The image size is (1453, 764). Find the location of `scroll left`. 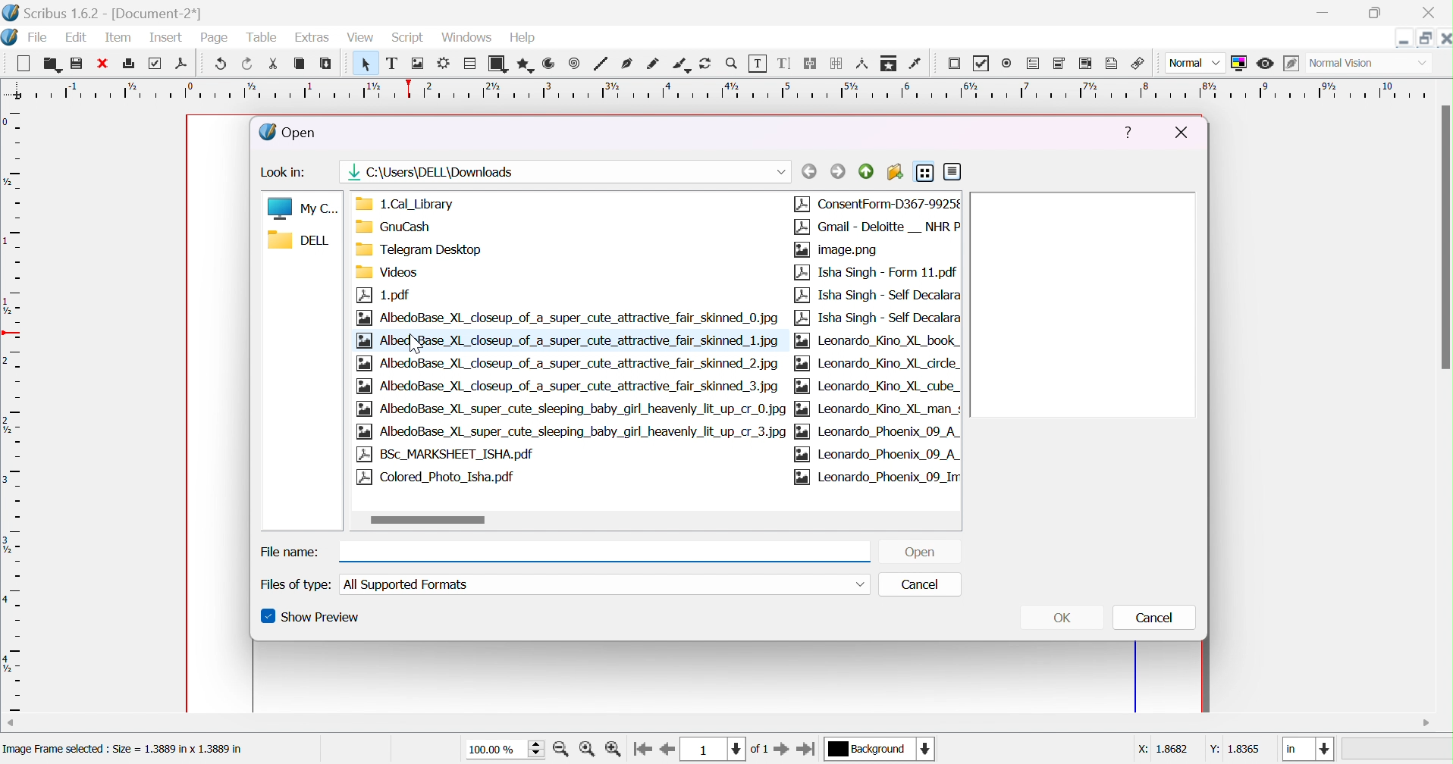

scroll left is located at coordinates (9, 722).